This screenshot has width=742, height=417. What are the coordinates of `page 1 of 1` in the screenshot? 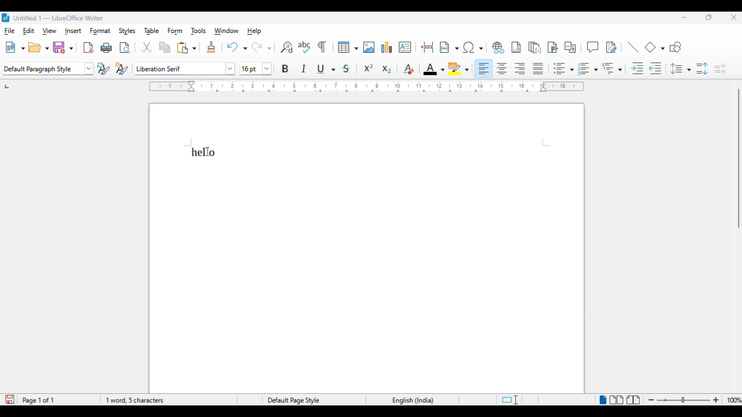 It's located at (38, 400).